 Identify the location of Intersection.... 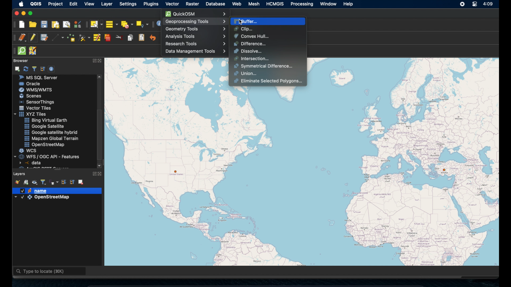
(250, 58).